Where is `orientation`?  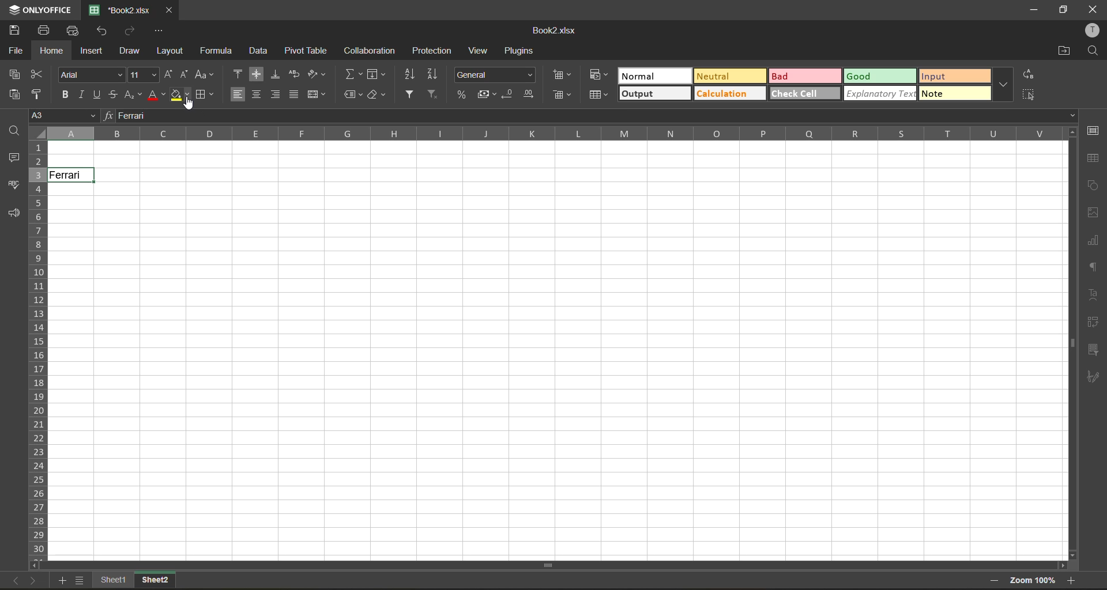
orientation is located at coordinates (316, 74).